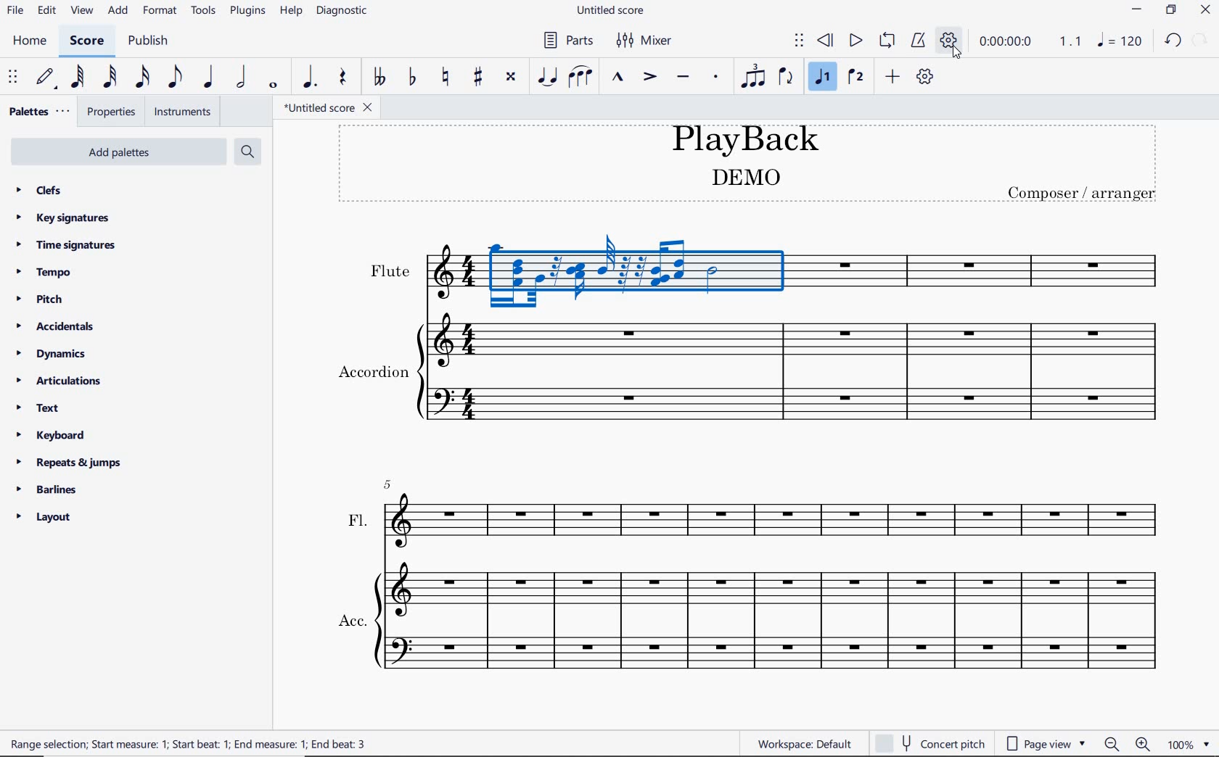 The height and width of the screenshot is (757, 1219). Describe the element at coordinates (87, 41) in the screenshot. I see `score` at that location.